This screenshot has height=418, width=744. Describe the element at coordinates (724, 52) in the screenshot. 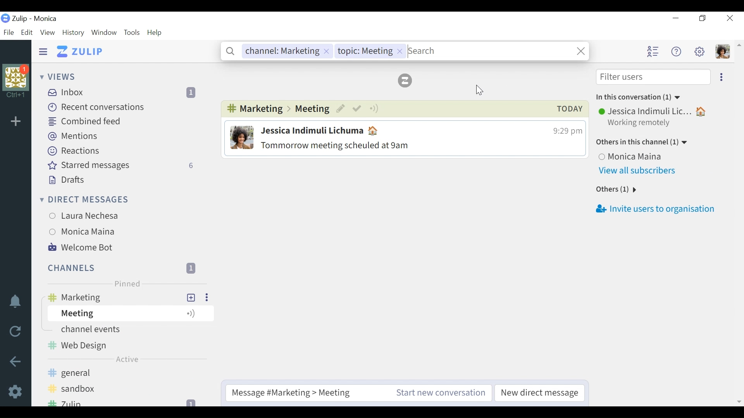

I see `Personal menu` at that location.